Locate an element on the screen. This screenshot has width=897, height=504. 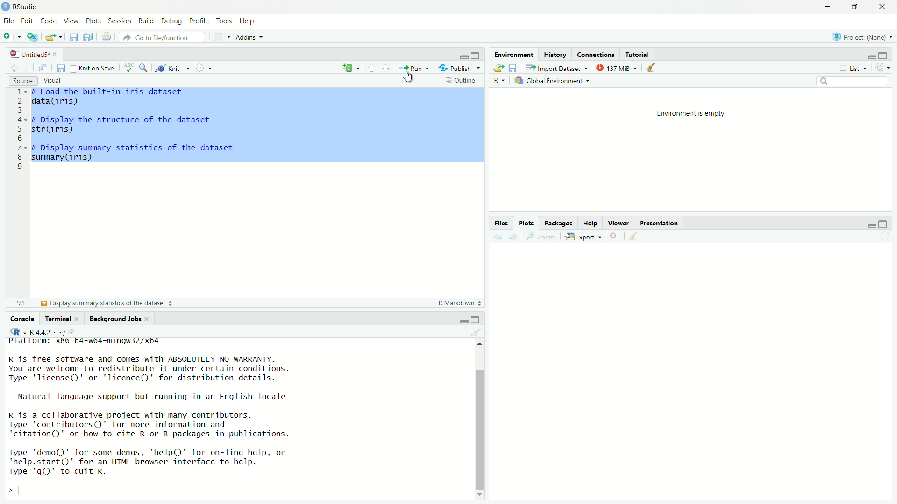
Viewer is located at coordinates (618, 222).